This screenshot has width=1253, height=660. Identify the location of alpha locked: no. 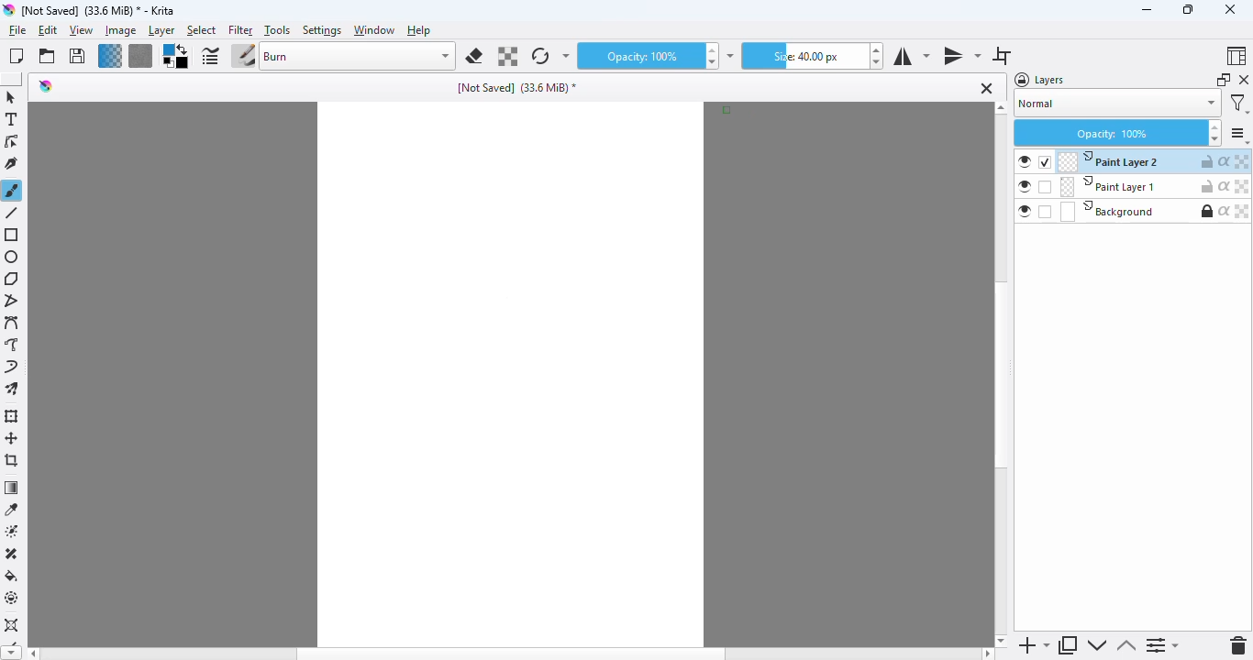
(1243, 161).